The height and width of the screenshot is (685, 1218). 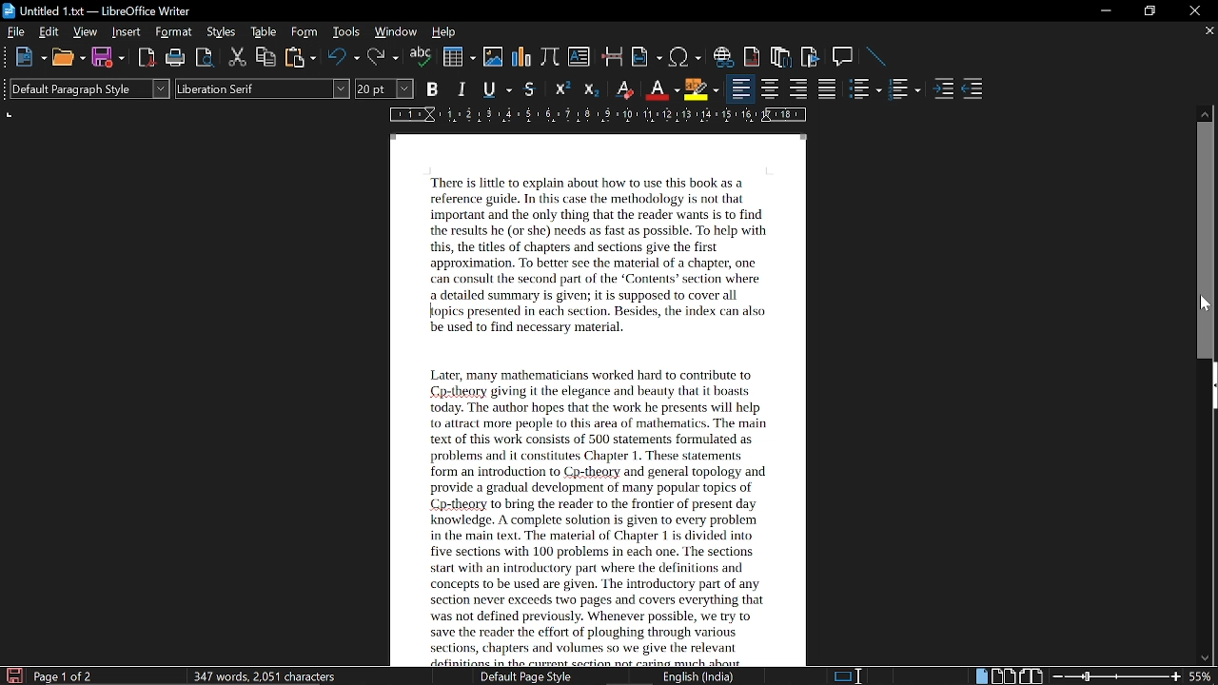 I want to click on insert formula, so click(x=550, y=59).